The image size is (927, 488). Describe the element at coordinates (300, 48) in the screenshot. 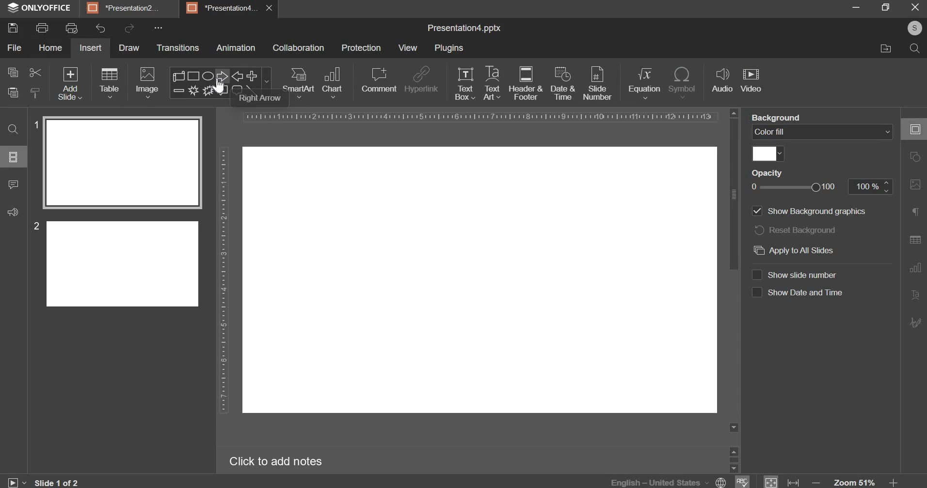

I see `collaboration` at that location.